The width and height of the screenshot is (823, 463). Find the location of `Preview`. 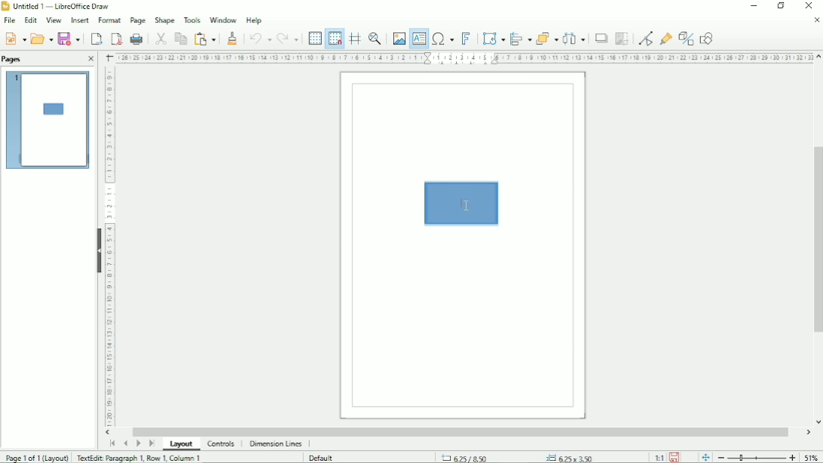

Preview is located at coordinates (47, 121).